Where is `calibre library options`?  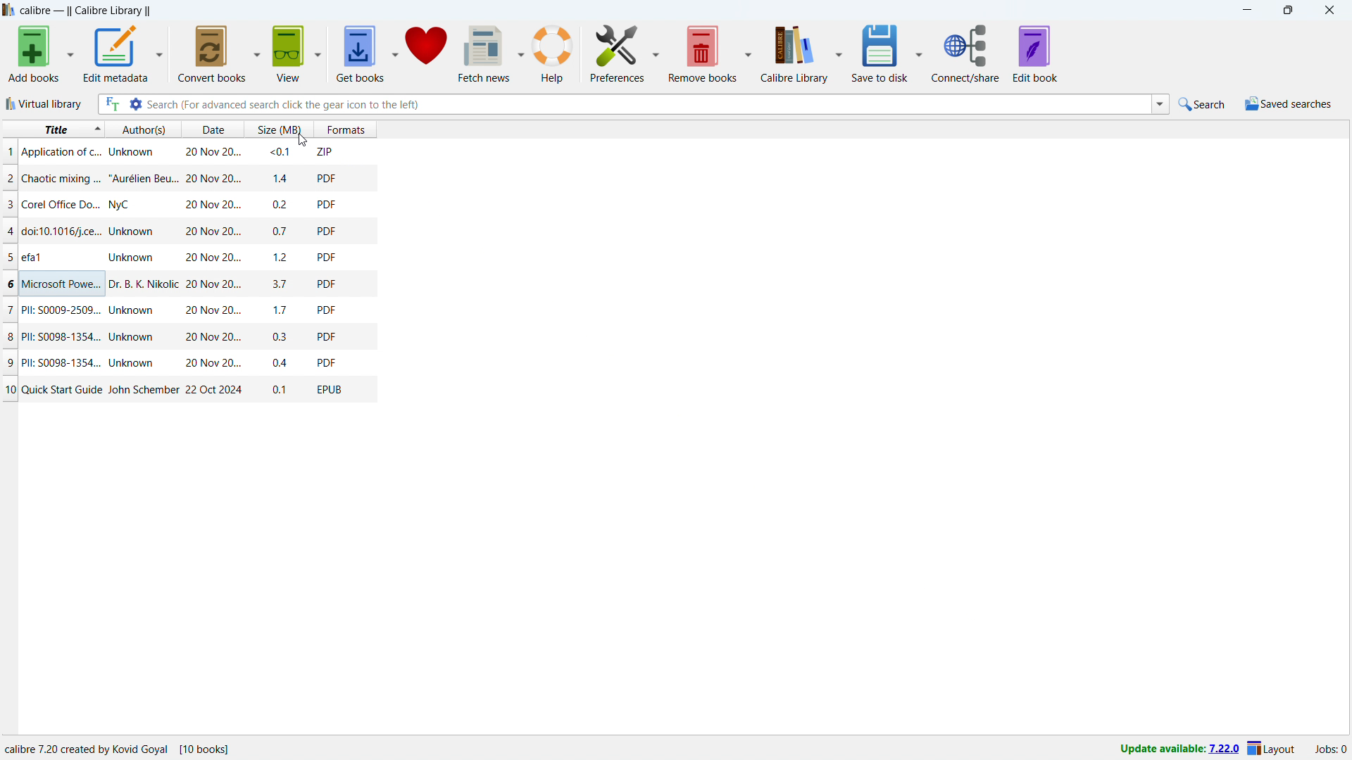 calibre library options is located at coordinates (838, 52).